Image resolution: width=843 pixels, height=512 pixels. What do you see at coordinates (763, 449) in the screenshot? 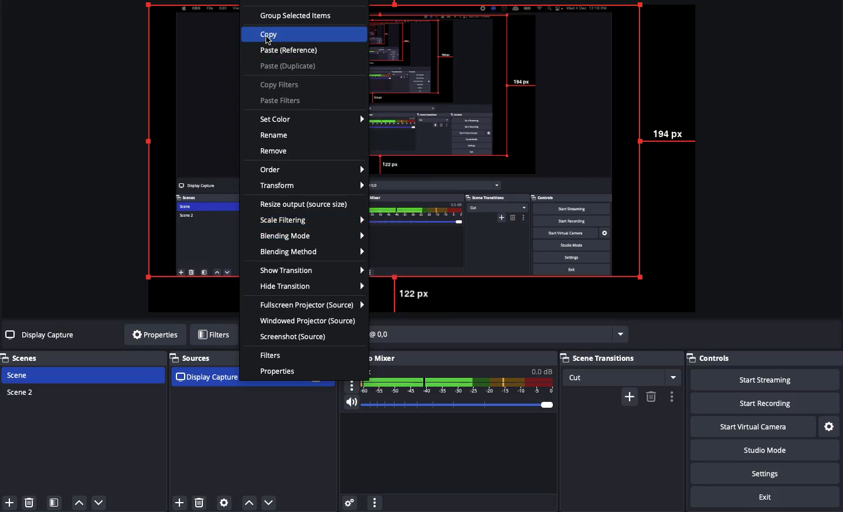
I see `Studio mode` at bounding box center [763, 449].